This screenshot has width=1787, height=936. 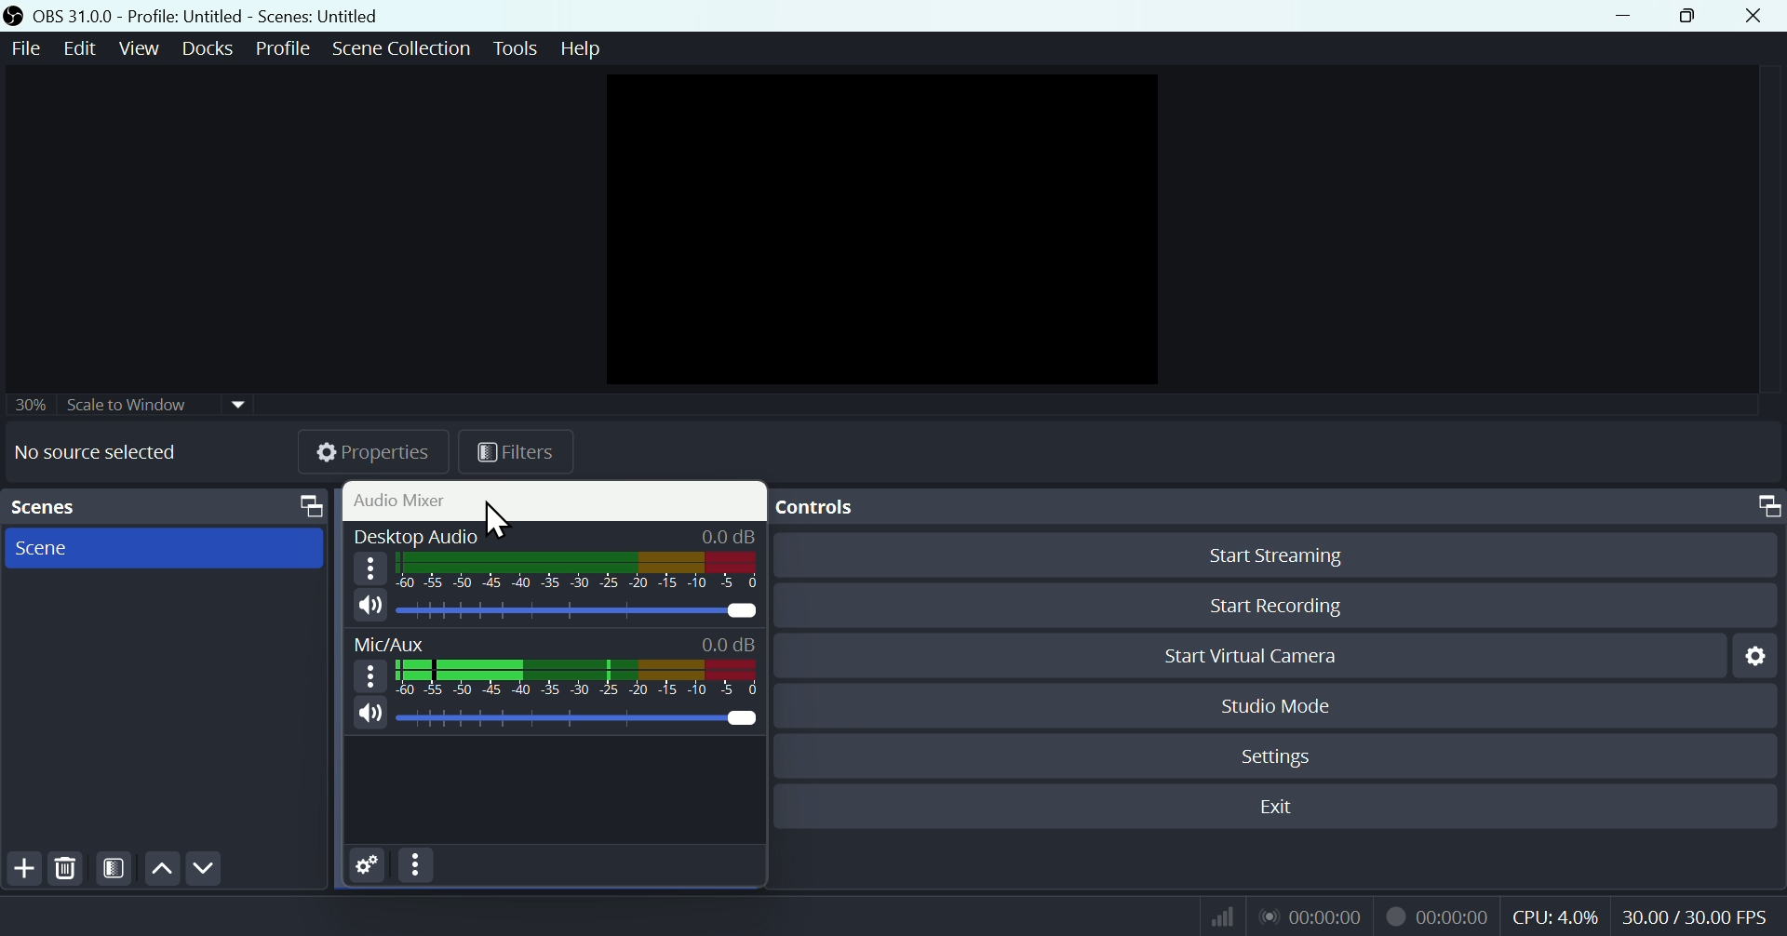 What do you see at coordinates (138, 47) in the screenshot?
I see `View` at bounding box center [138, 47].